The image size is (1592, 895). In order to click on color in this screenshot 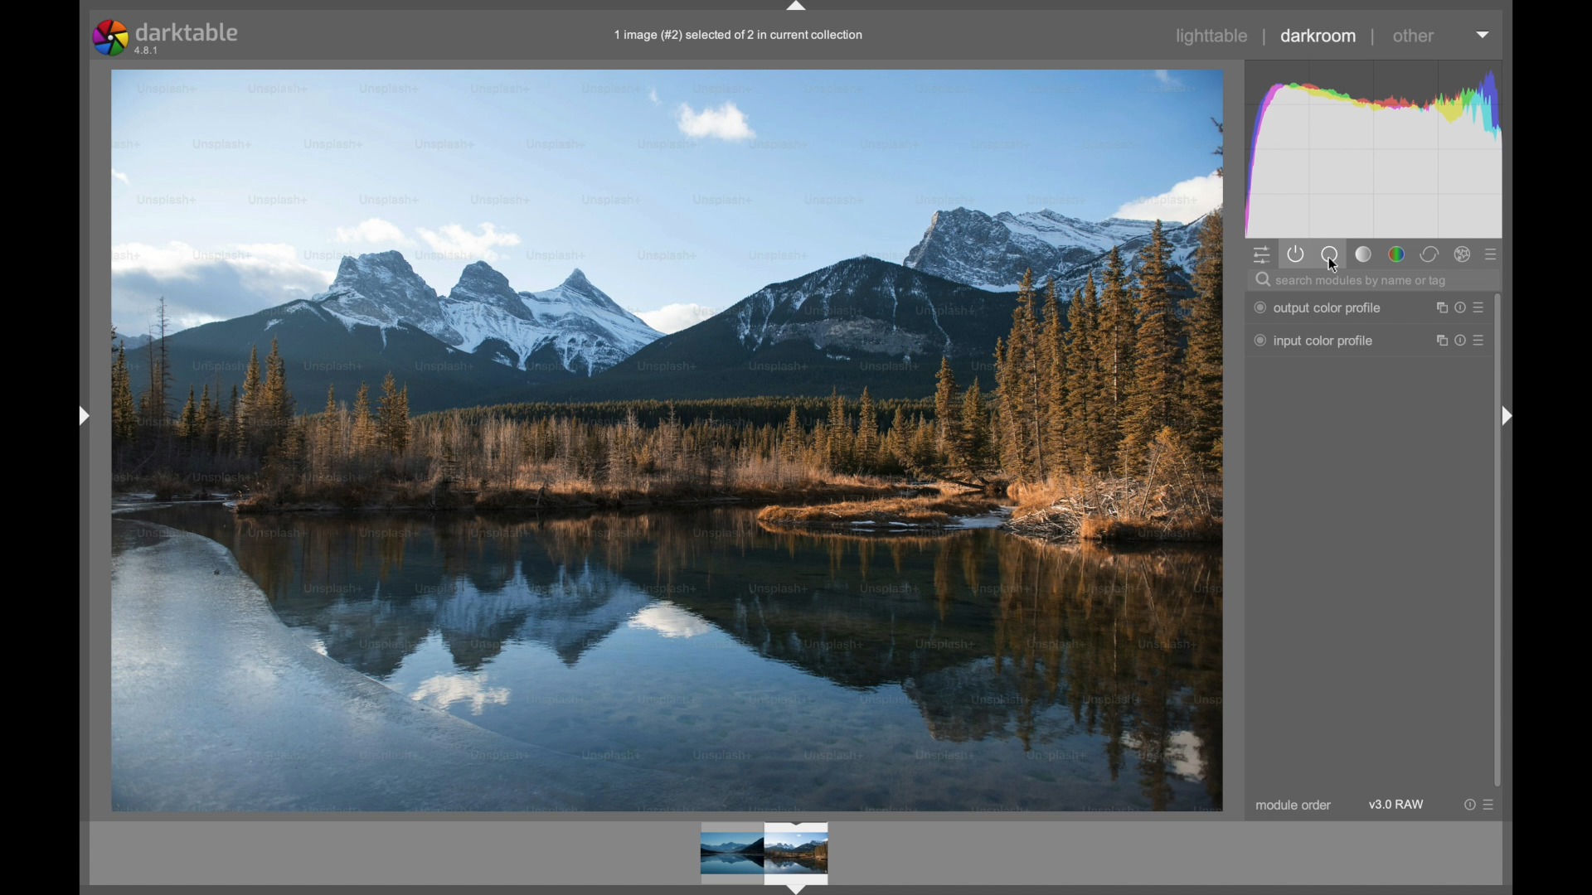, I will do `click(1397, 254)`.